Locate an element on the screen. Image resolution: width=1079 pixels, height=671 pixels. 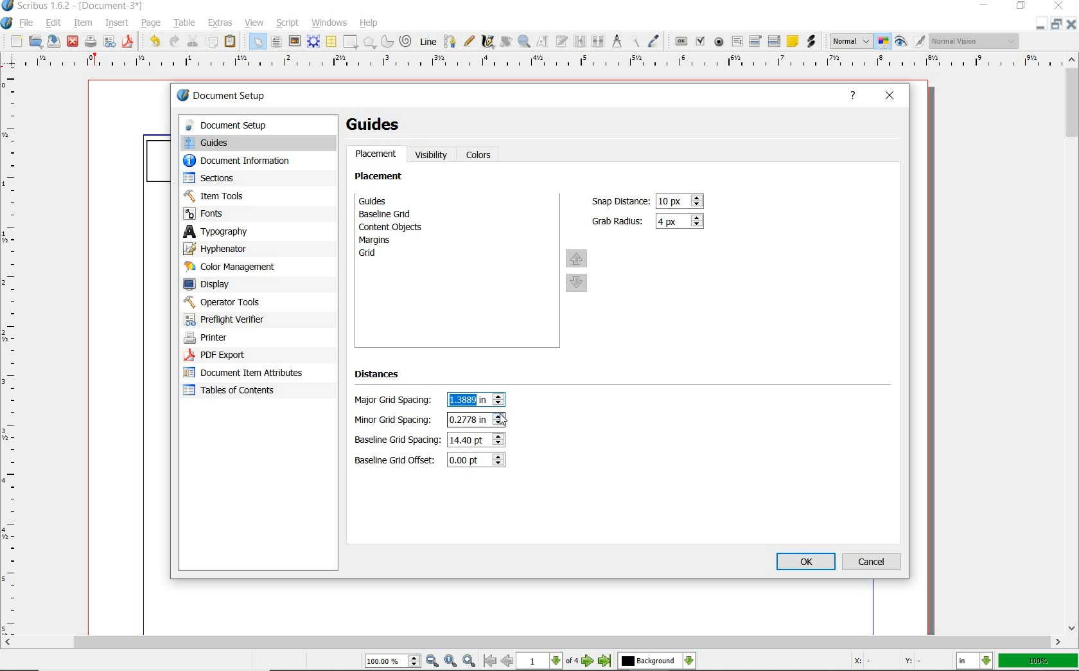
placement is located at coordinates (376, 156).